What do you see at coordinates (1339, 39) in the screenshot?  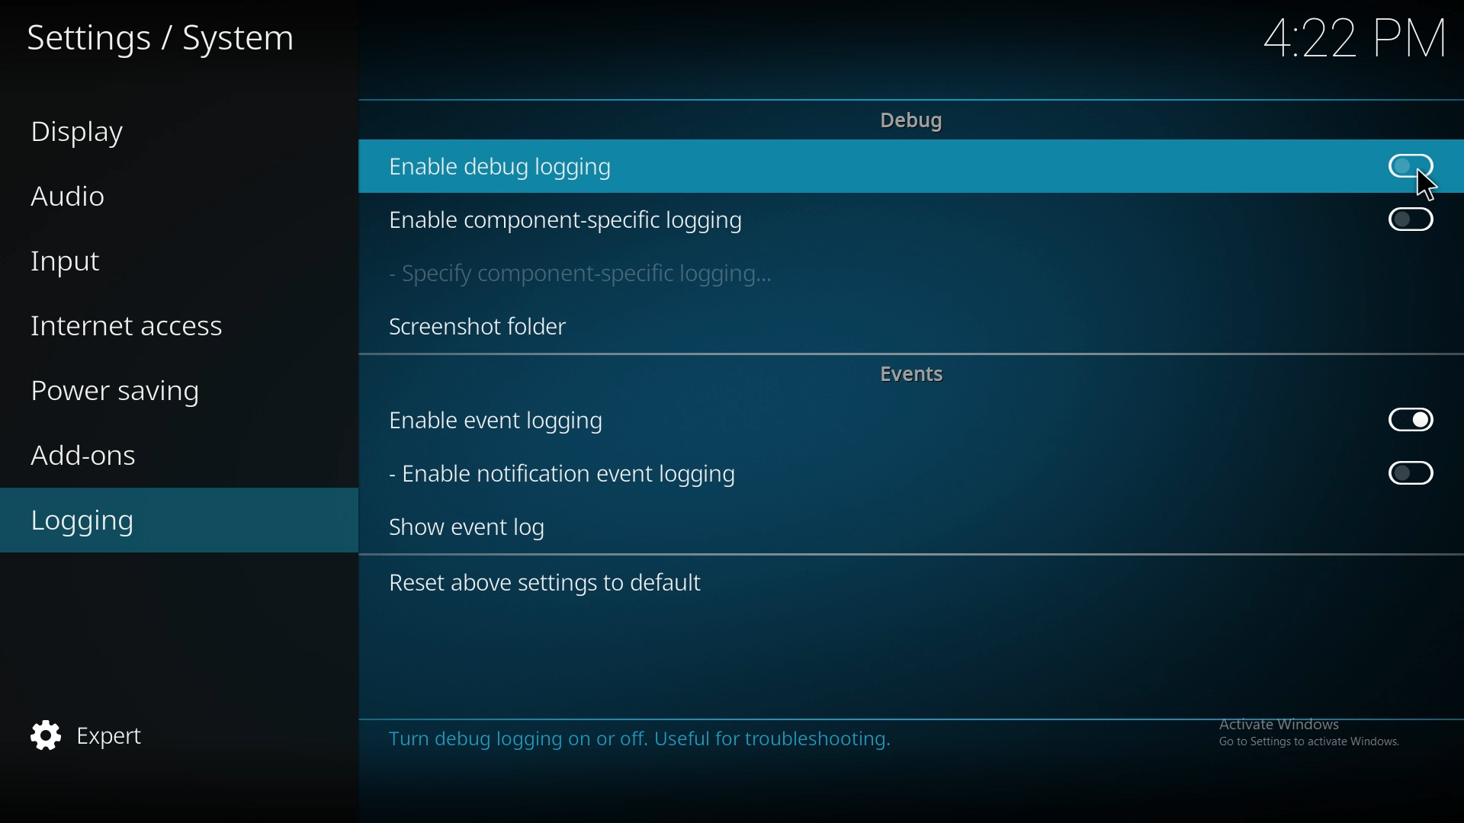 I see `time` at bounding box center [1339, 39].